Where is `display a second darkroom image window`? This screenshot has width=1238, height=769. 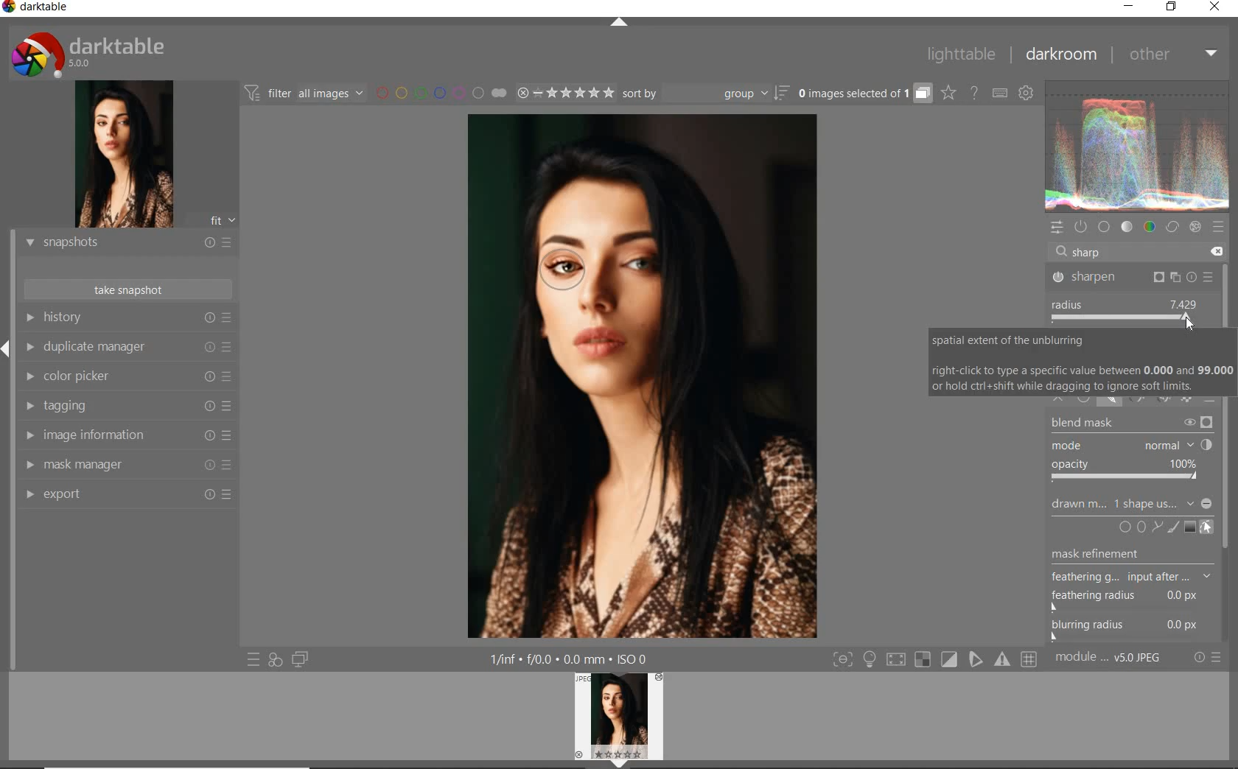 display a second darkroom image window is located at coordinates (301, 659).